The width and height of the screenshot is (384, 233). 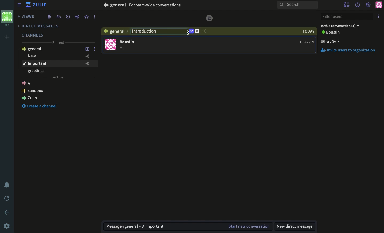 What do you see at coordinates (307, 42) in the screenshot?
I see `time` at bounding box center [307, 42].